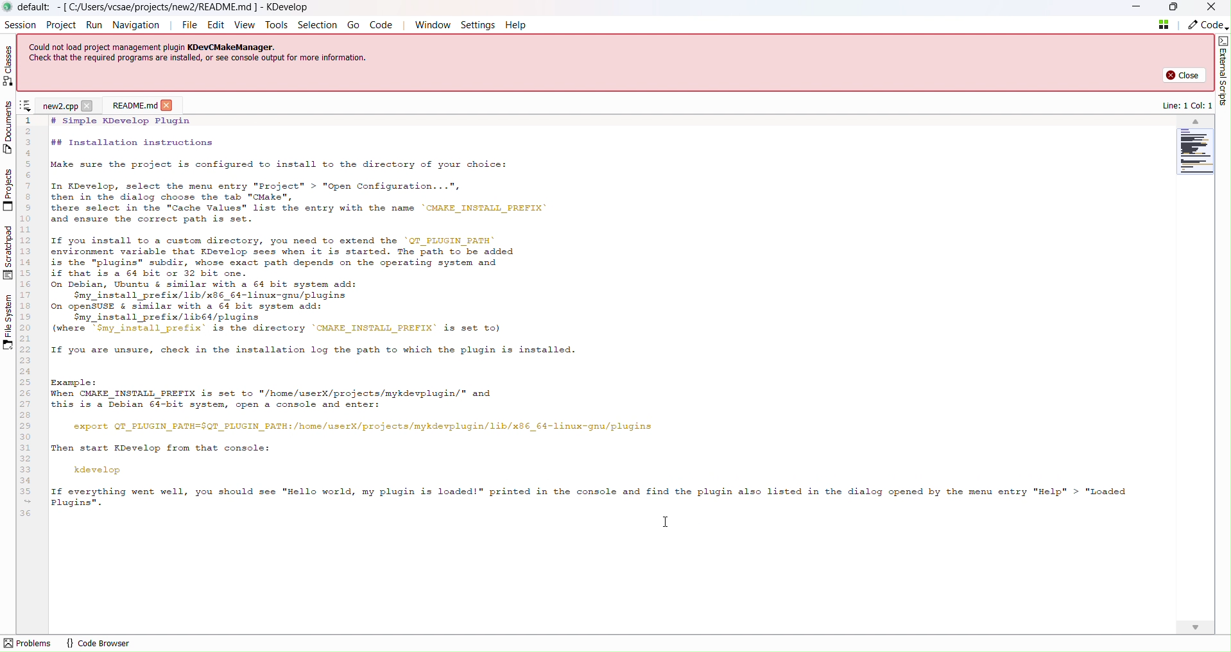 This screenshot has height=652, width=1231. I want to click on tools, so click(276, 24).